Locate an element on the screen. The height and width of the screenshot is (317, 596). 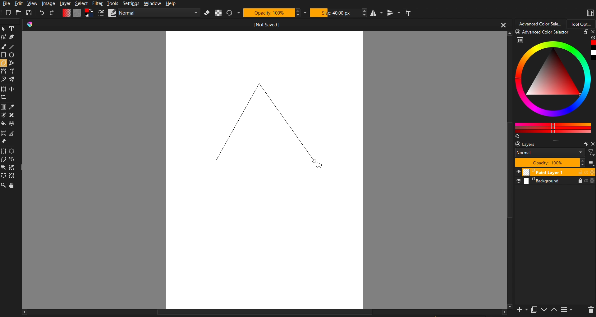
paint layer 1 is located at coordinates (555, 173).